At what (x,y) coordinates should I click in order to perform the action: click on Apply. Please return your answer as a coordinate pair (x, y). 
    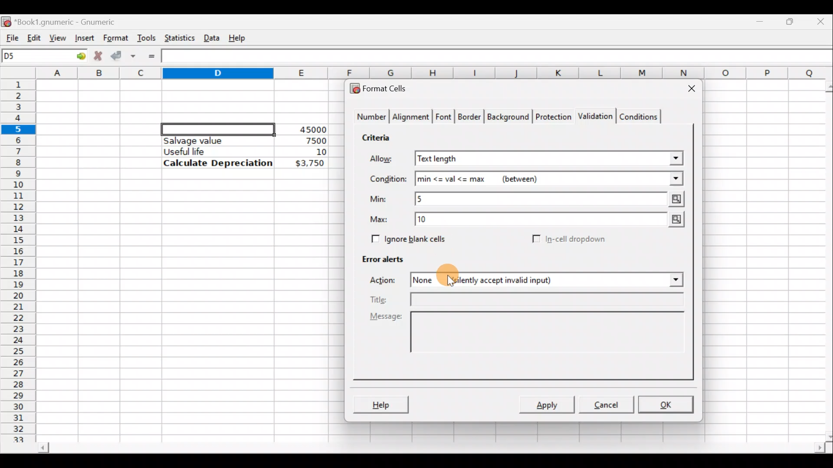
    Looking at the image, I should click on (550, 404).